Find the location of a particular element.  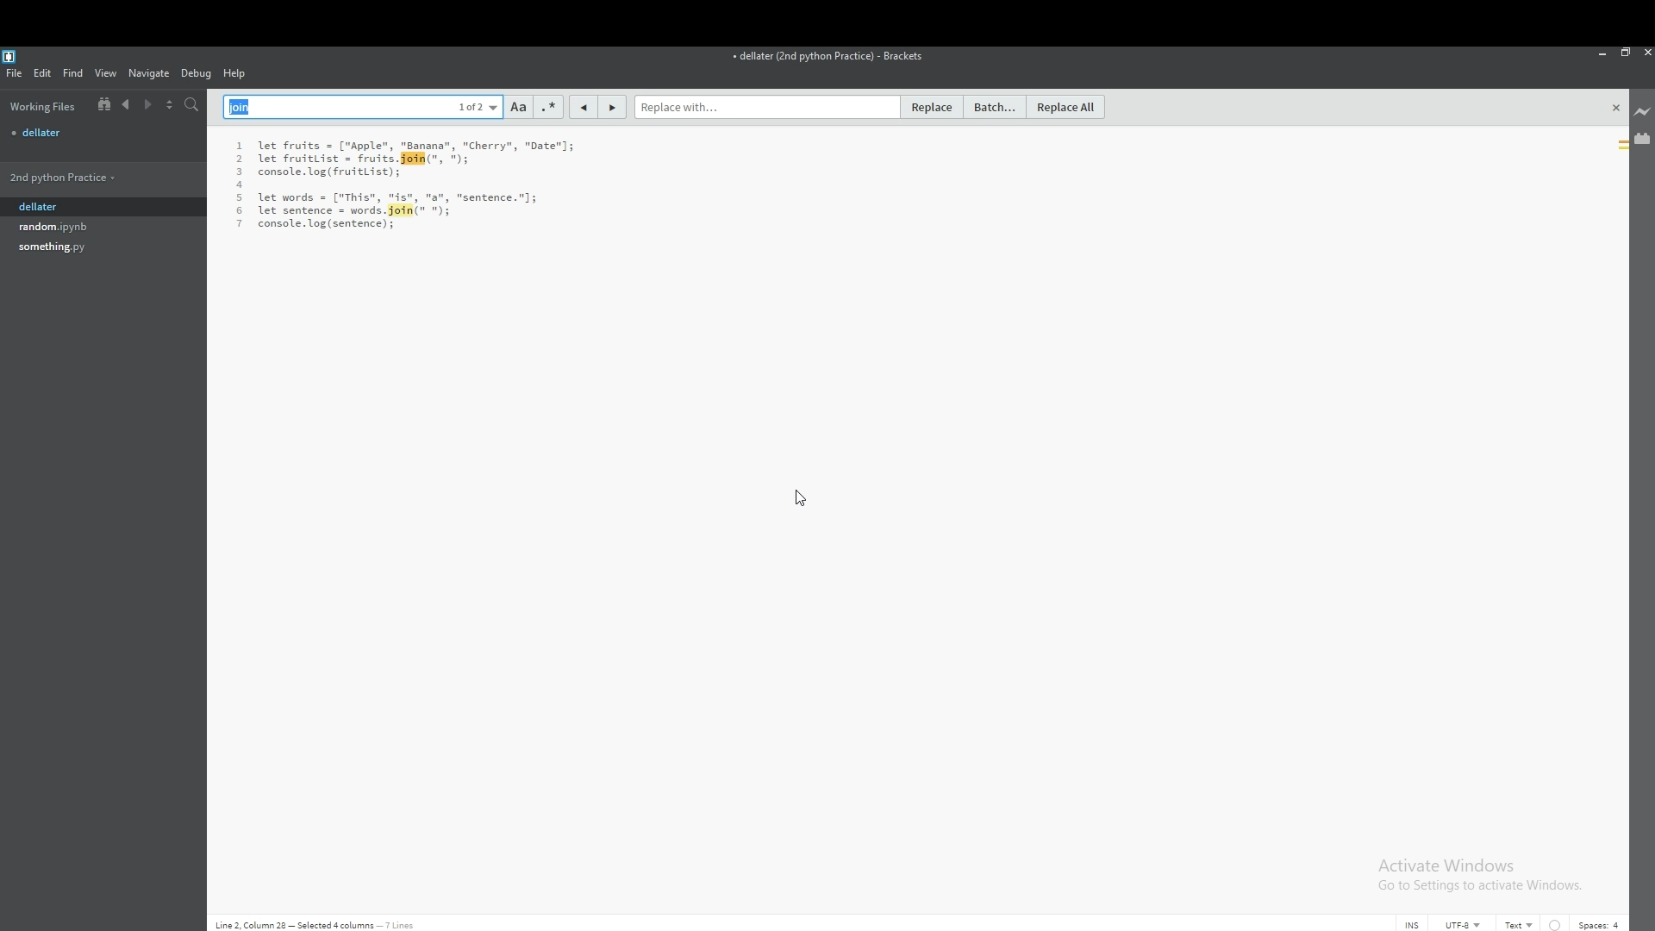

edit is located at coordinates (43, 72).